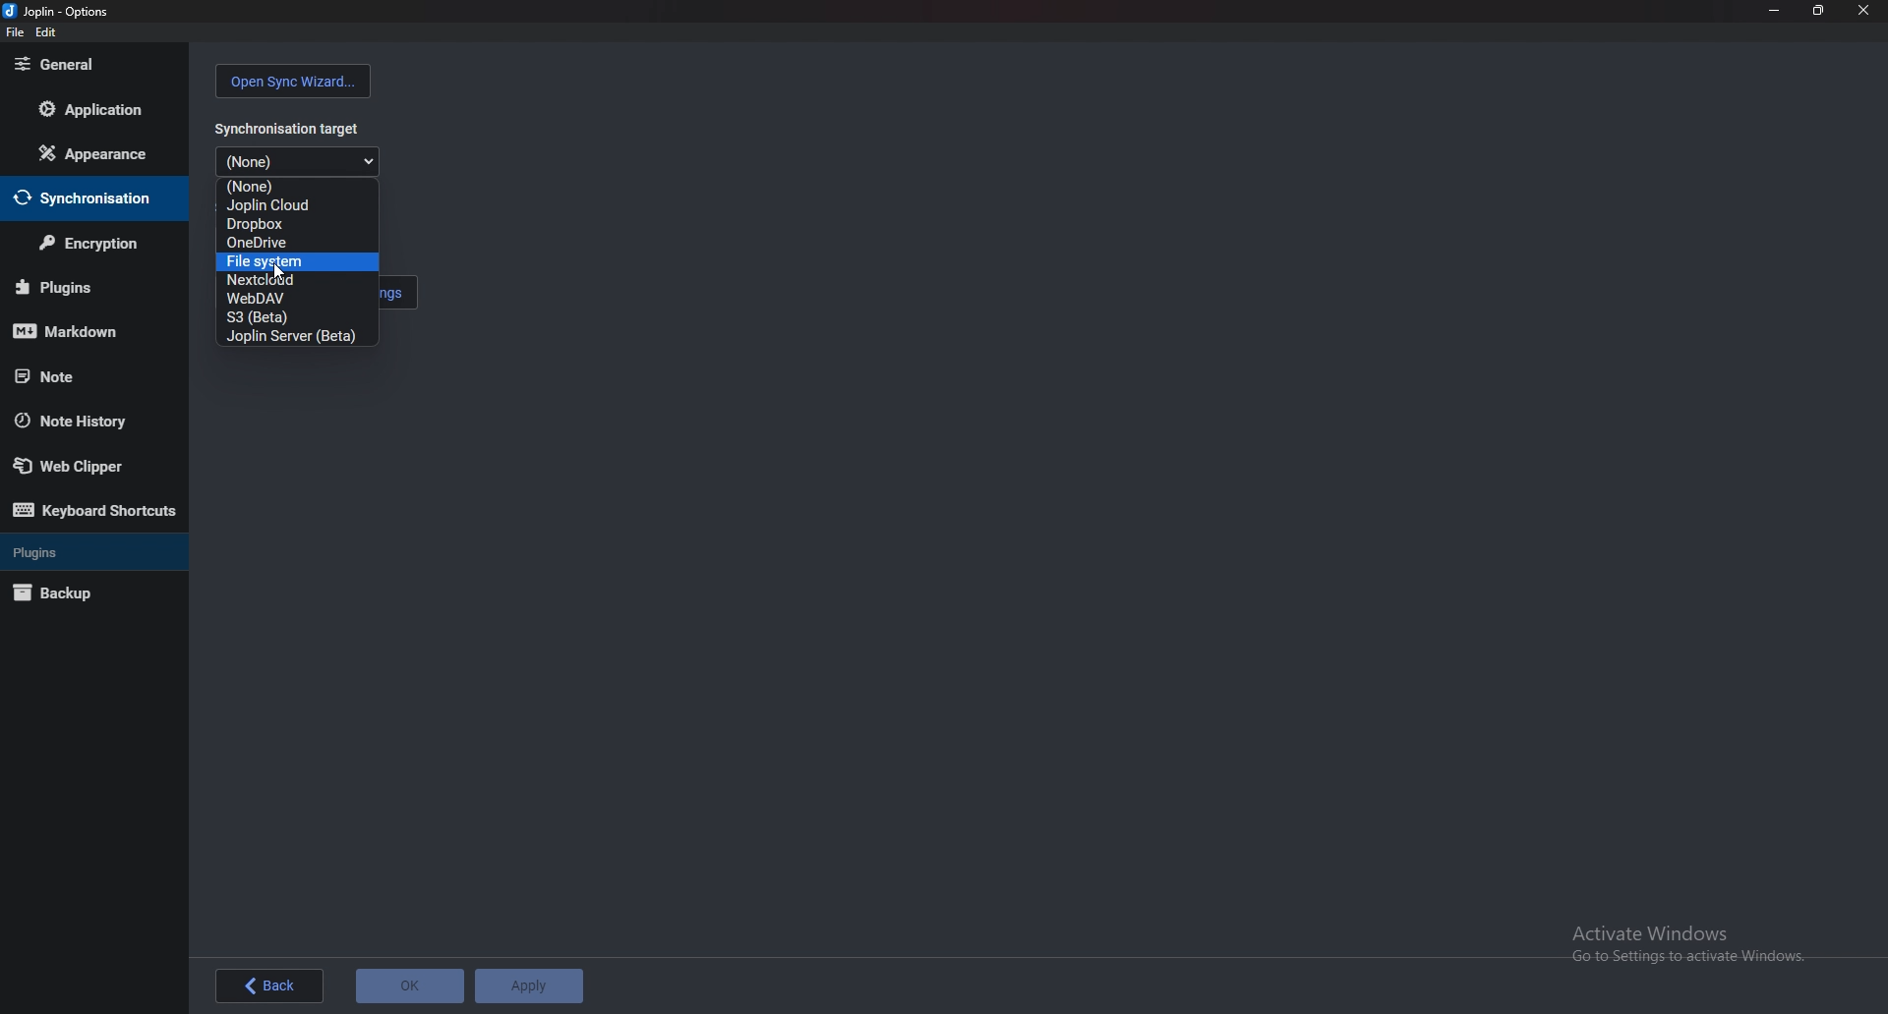  Describe the element at coordinates (95, 198) in the screenshot. I see `Synchronization` at that location.